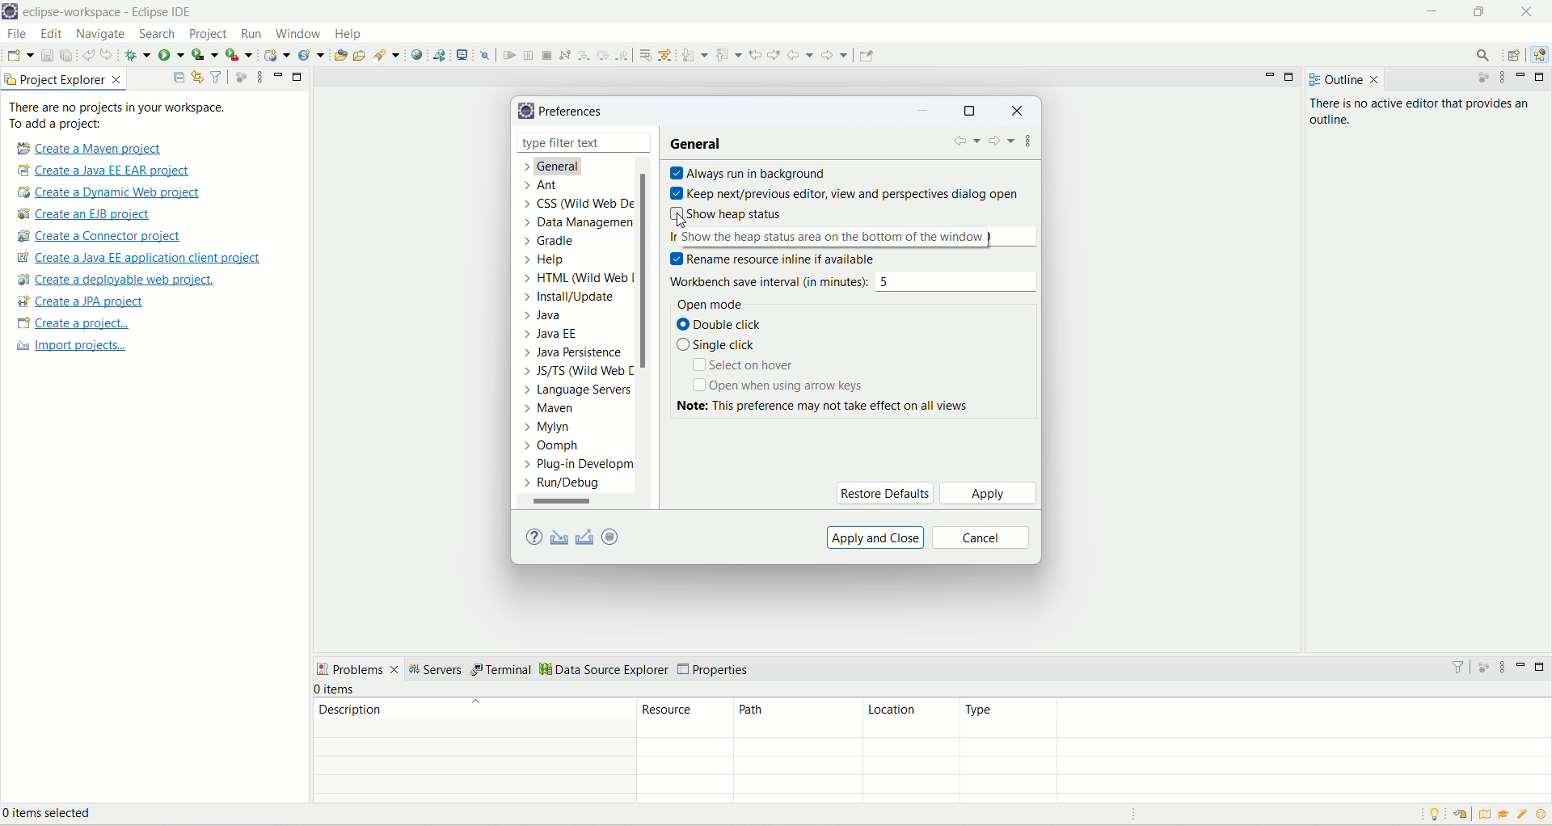  What do you see at coordinates (527, 53) in the screenshot?
I see `suspend` at bounding box center [527, 53].